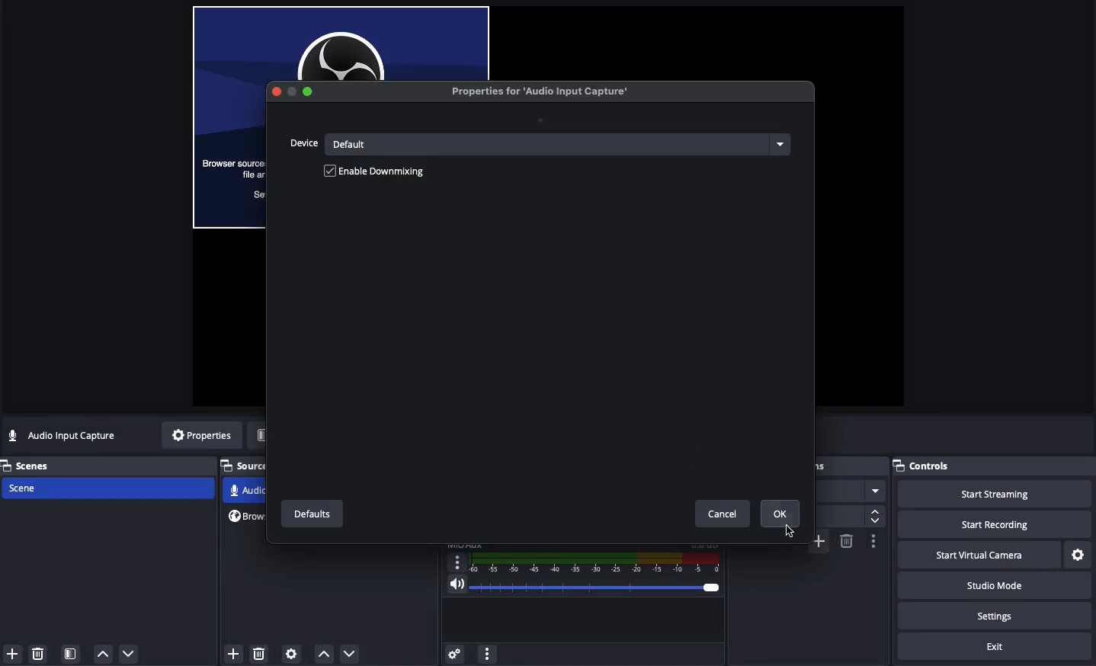 The height and width of the screenshot is (666, 1096). I want to click on Scene filter, so click(71, 654).